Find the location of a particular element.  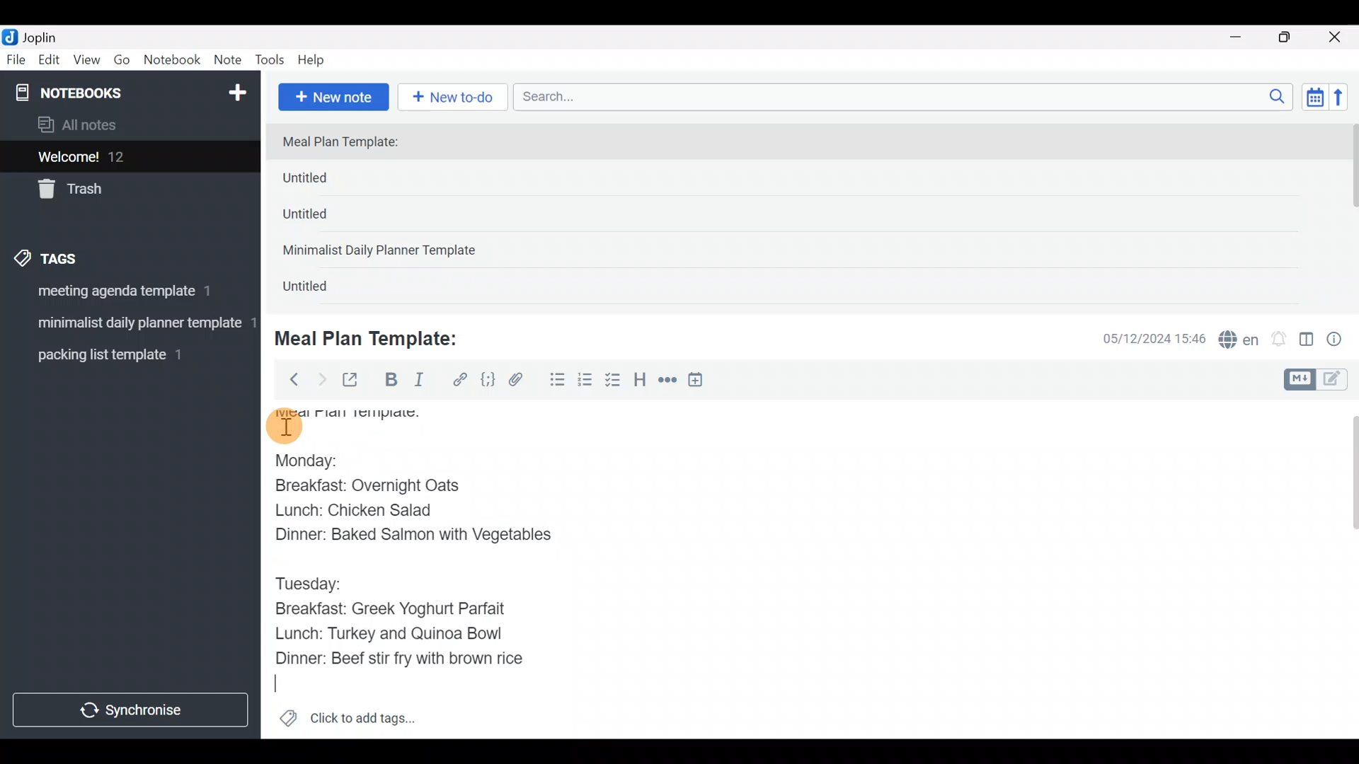

All notes is located at coordinates (127, 126).